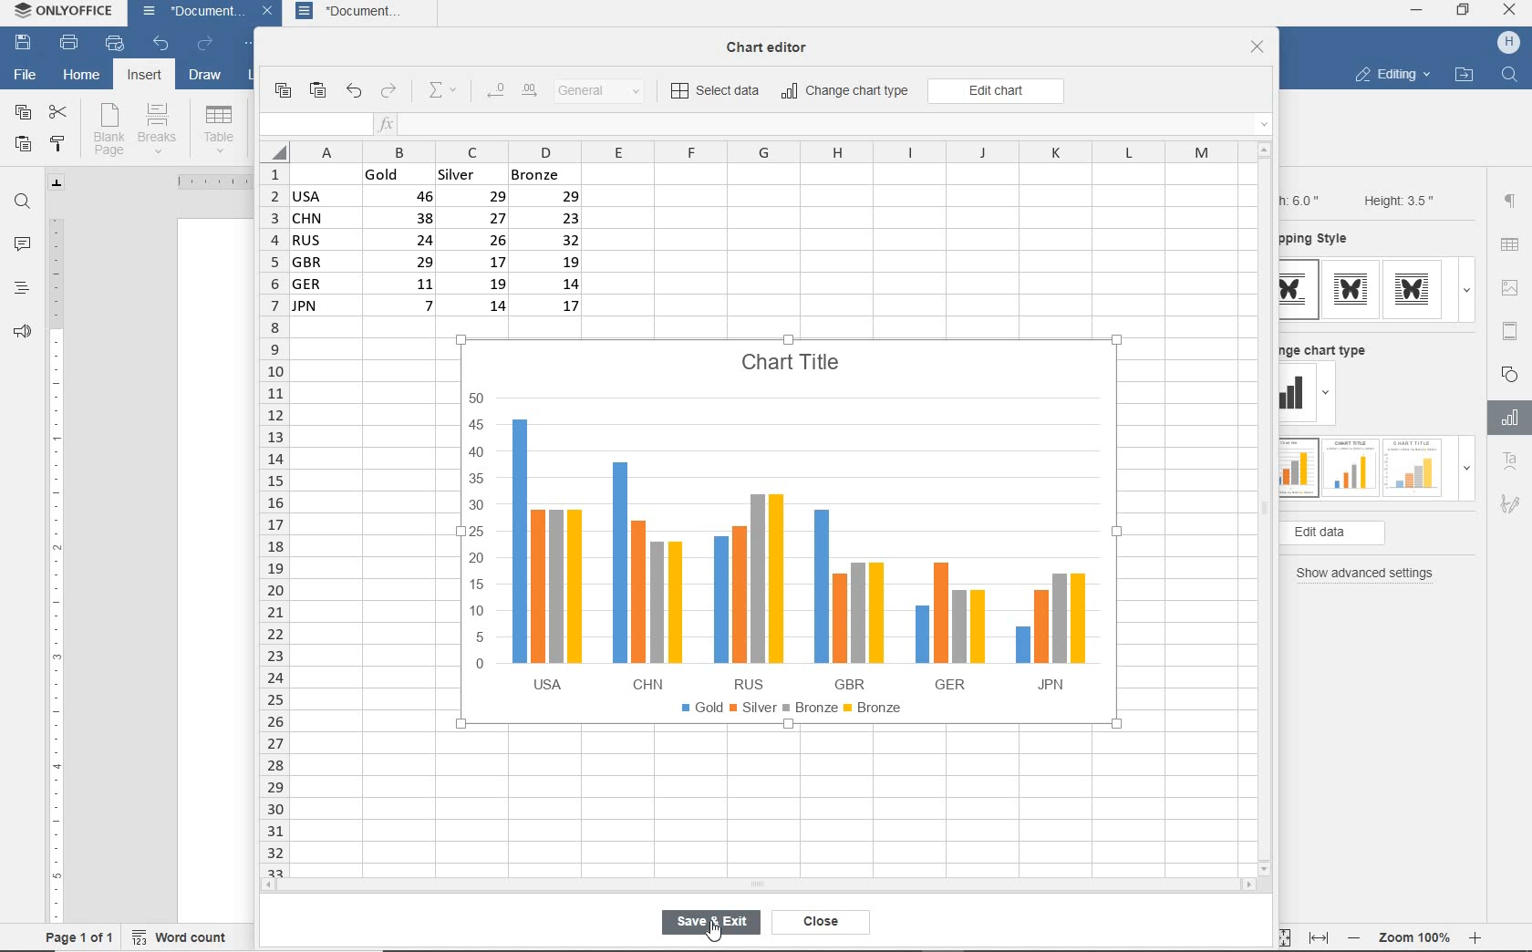 The image size is (1532, 952). Describe the element at coordinates (24, 202) in the screenshot. I see `find` at that location.